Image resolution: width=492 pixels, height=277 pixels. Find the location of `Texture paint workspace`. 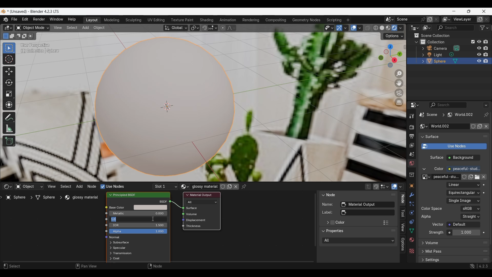

Texture paint workspace is located at coordinates (182, 20).